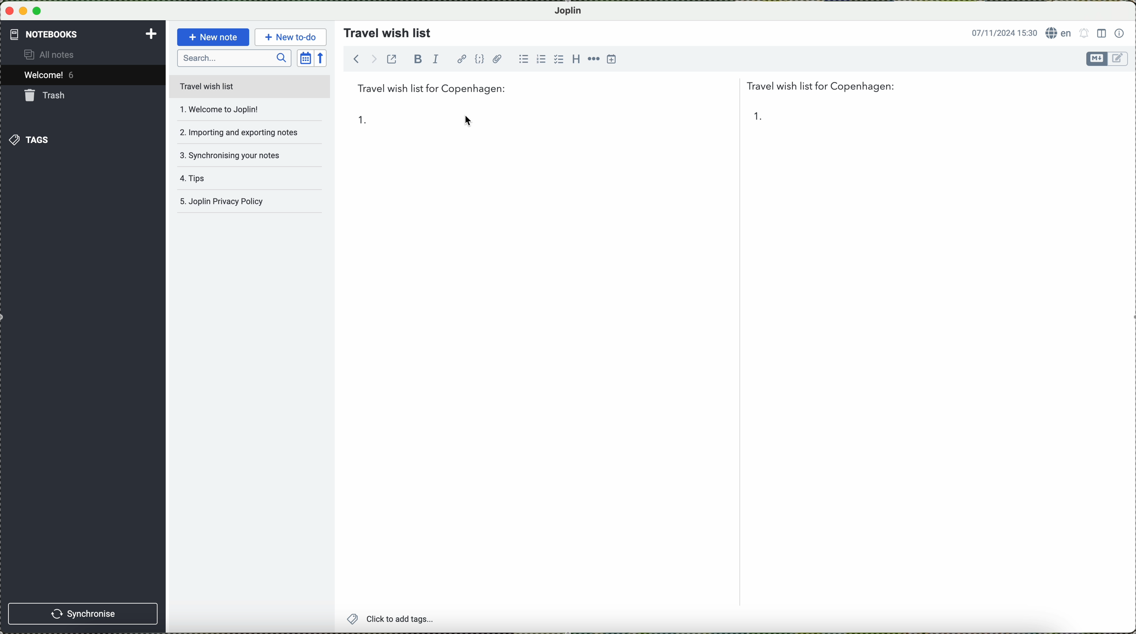 This screenshot has height=634, width=1136. What do you see at coordinates (526, 60) in the screenshot?
I see `bulleted list` at bounding box center [526, 60].